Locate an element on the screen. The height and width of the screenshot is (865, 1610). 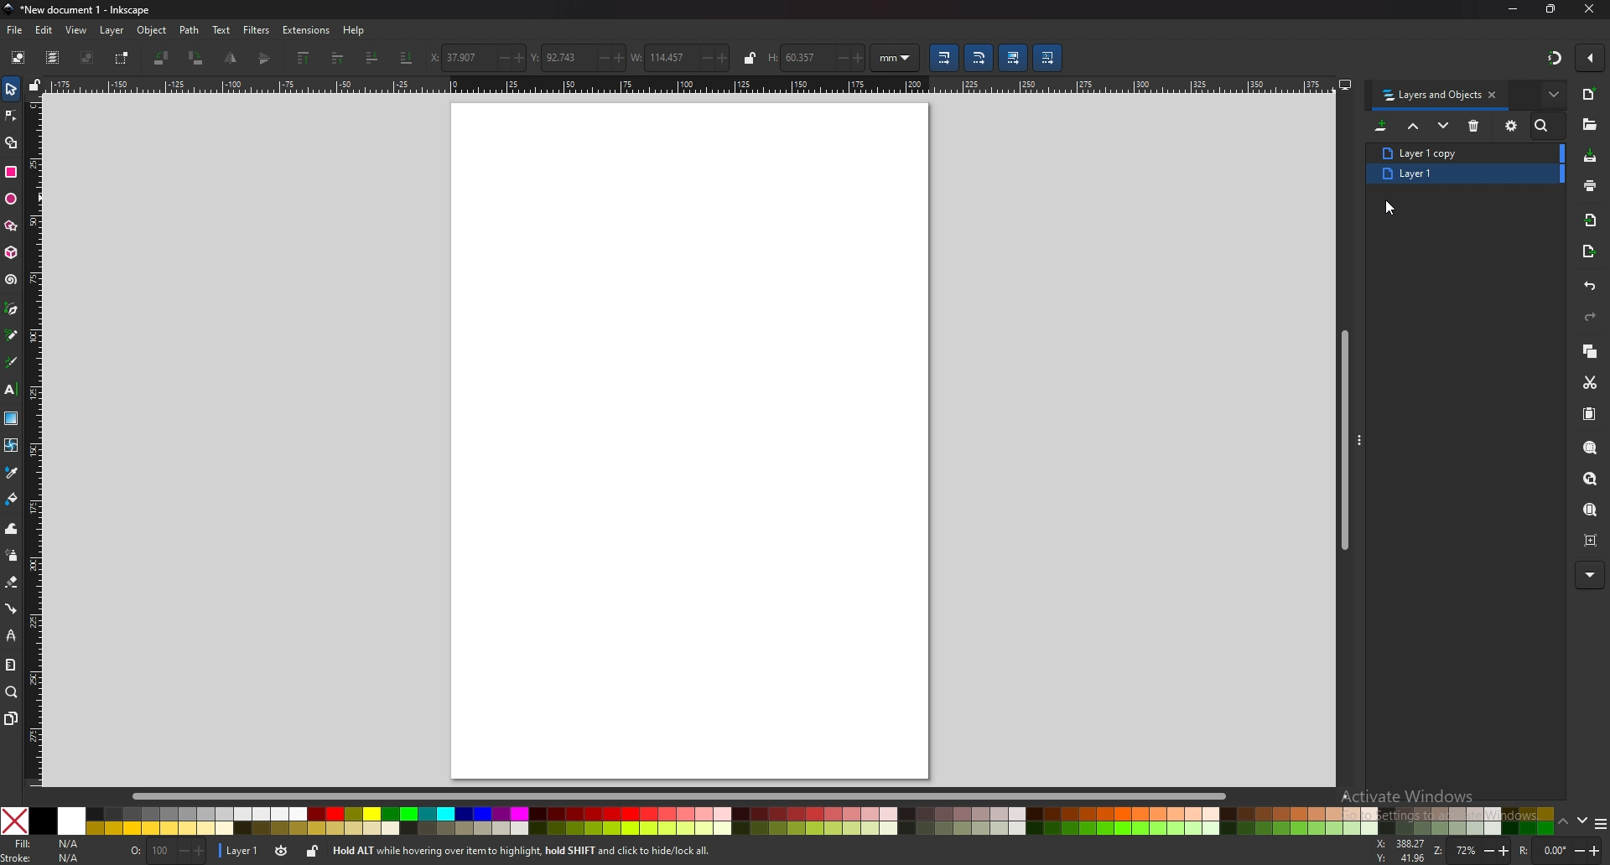
scroll bar is located at coordinates (695, 796).